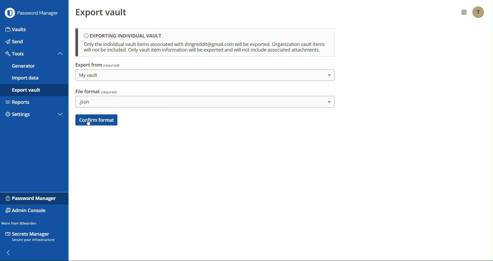 The width and height of the screenshot is (493, 261). What do you see at coordinates (28, 211) in the screenshot?
I see `Admin Console` at bounding box center [28, 211].